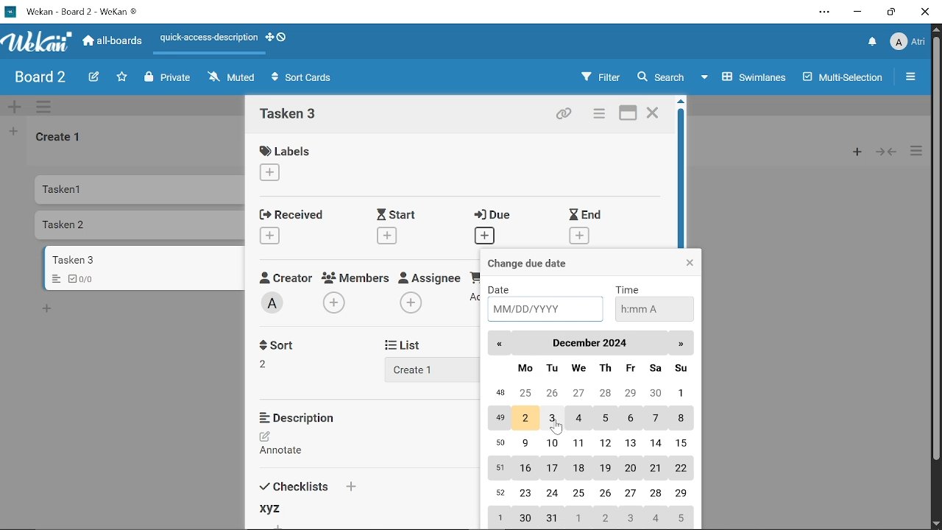 The height and width of the screenshot is (530, 942). I want to click on All boards, so click(114, 42).